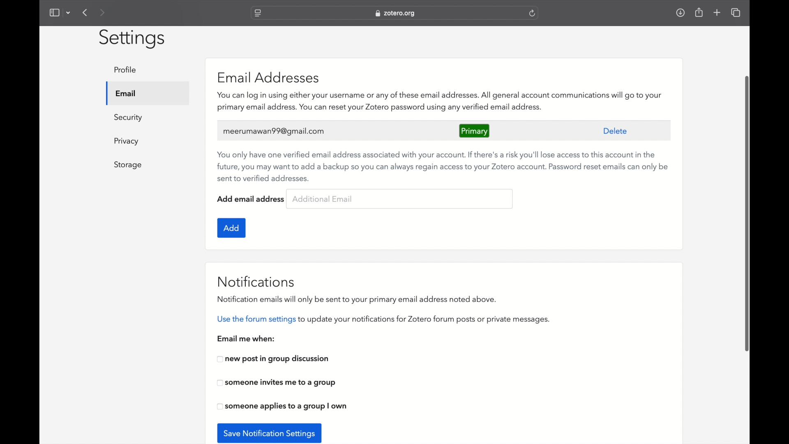 Image resolution: width=789 pixels, height=444 pixels. I want to click on recommendation to use verified backup email addresses, so click(443, 167).